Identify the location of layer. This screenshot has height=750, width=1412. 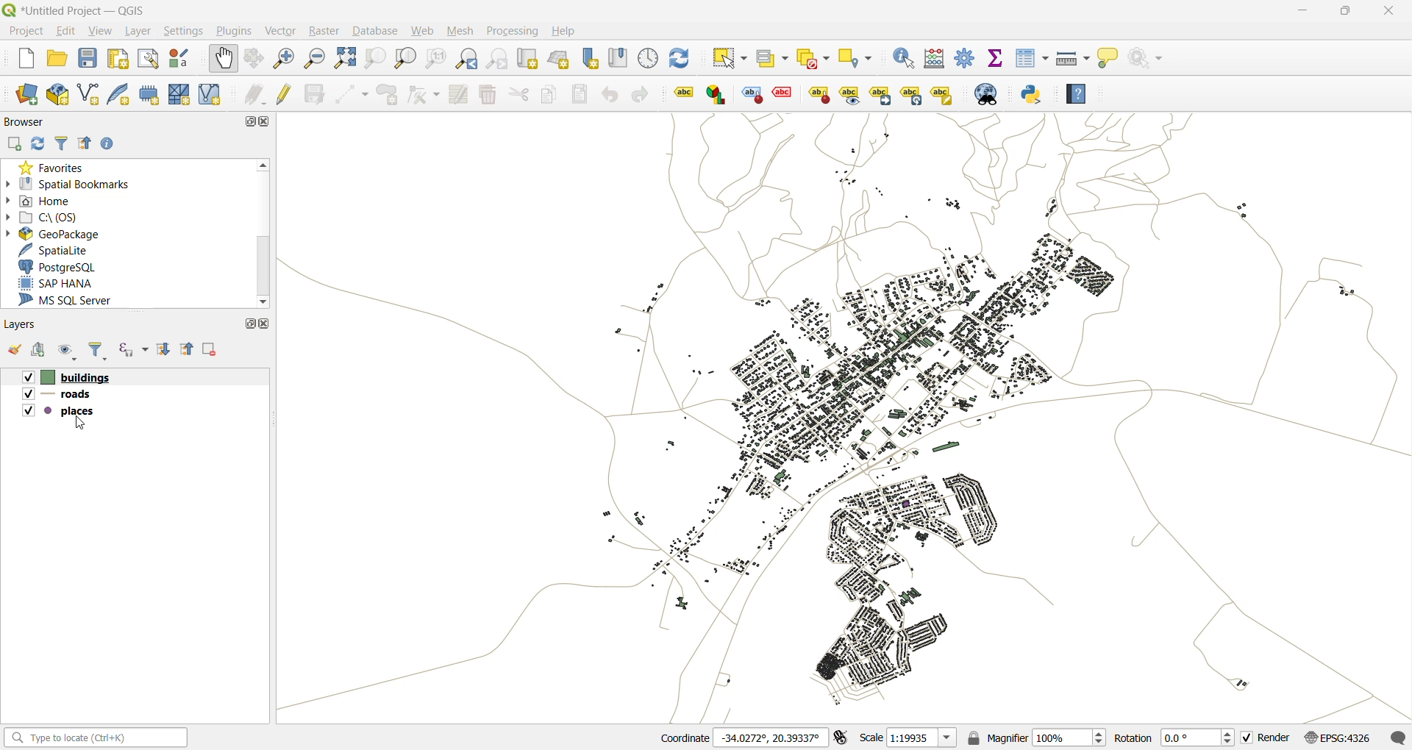
(142, 33).